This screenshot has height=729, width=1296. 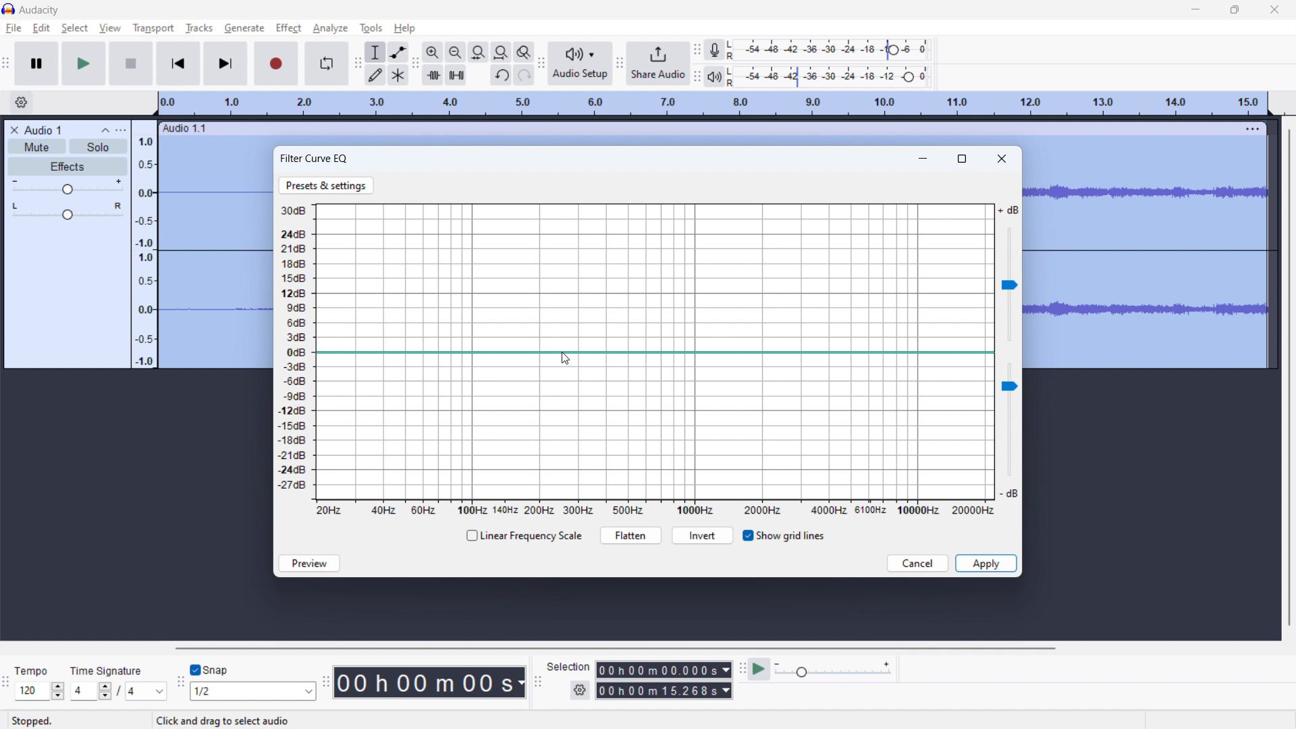 What do you see at coordinates (68, 187) in the screenshot?
I see `volume` at bounding box center [68, 187].